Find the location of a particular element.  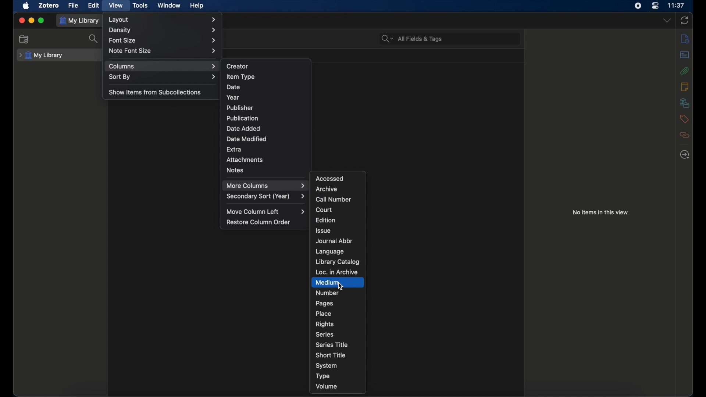

creator is located at coordinates (238, 65).